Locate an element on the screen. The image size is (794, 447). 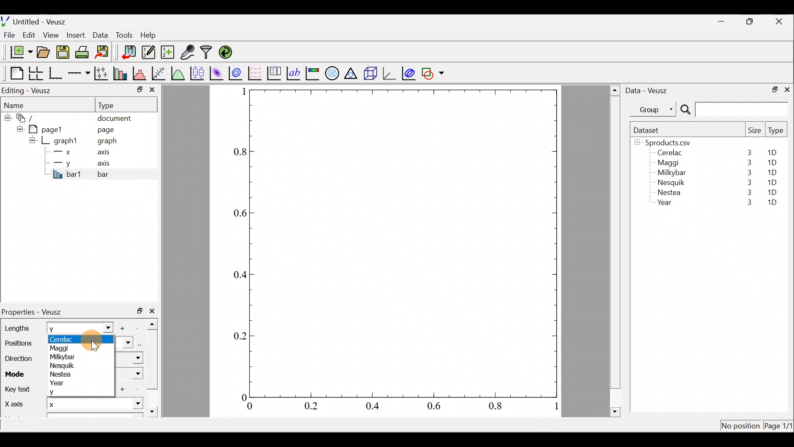
0.8 is located at coordinates (239, 152).